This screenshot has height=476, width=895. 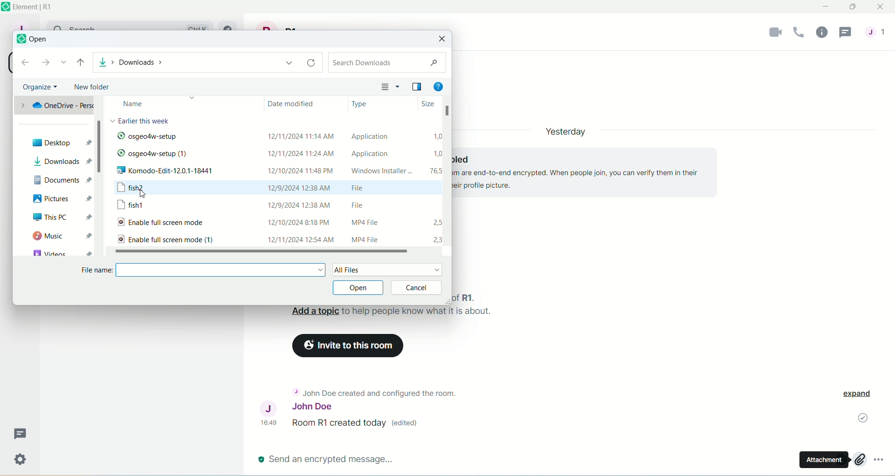 I want to click on date modified, so click(x=296, y=106).